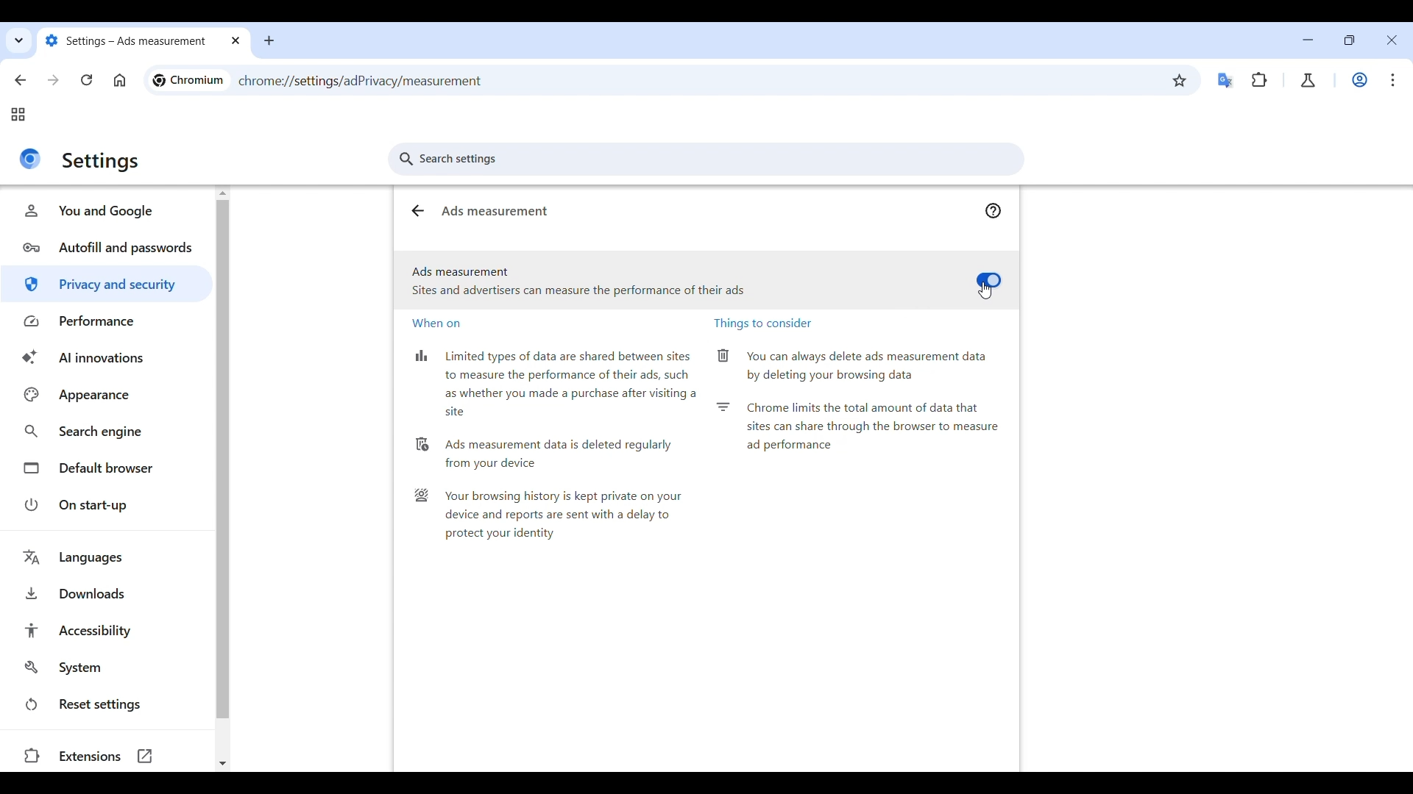 The height and width of the screenshot is (794, 1413). What do you see at coordinates (556, 383) in the screenshot?
I see `Limited types of data are shared between sites
to measure the performance of their ads, such
as whether you made a purchase after visiting a
site` at bounding box center [556, 383].